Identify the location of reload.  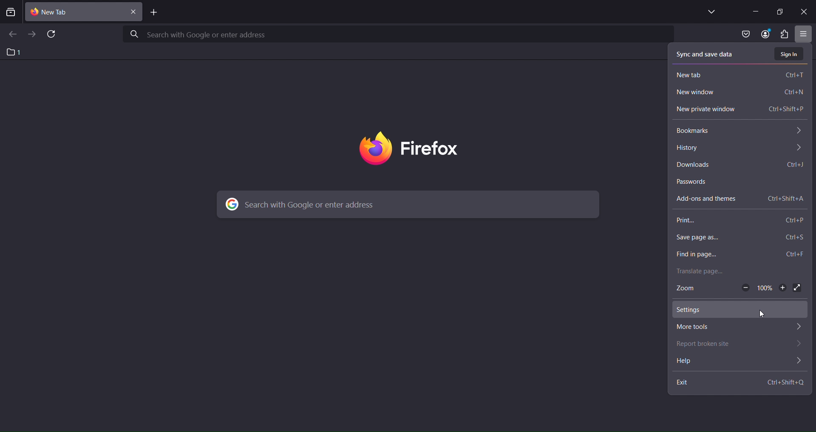
(53, 35).